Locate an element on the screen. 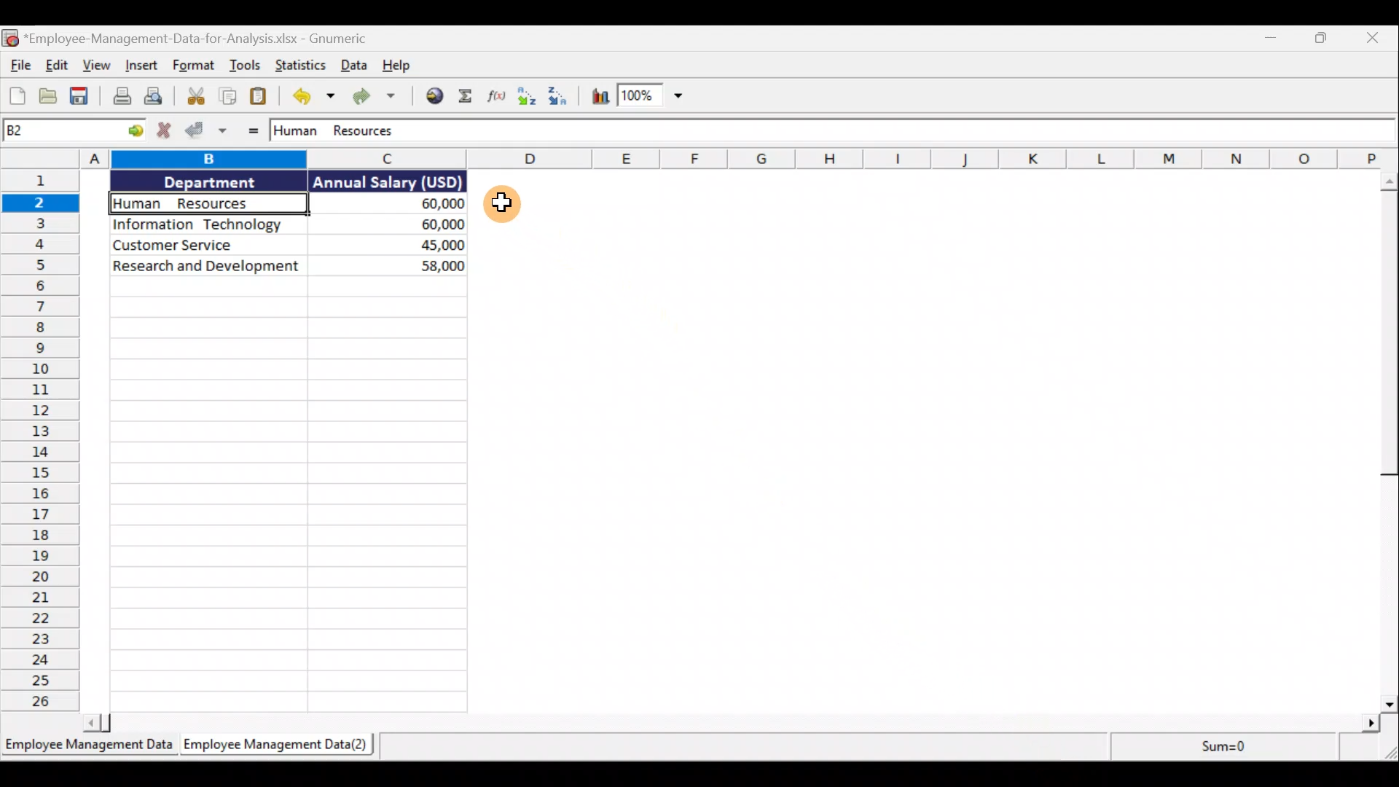 This screenshot has width=1399, height=787. Undo the last action is located at coordinates (315, 98).